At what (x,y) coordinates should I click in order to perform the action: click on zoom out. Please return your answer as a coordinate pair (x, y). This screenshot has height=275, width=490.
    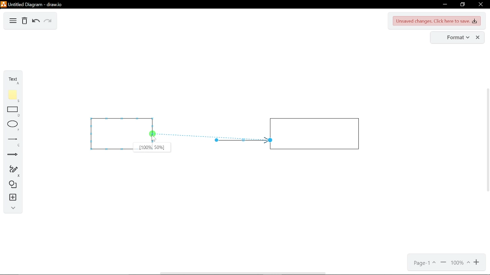
    Looking at the image, I should click on (443, 264).